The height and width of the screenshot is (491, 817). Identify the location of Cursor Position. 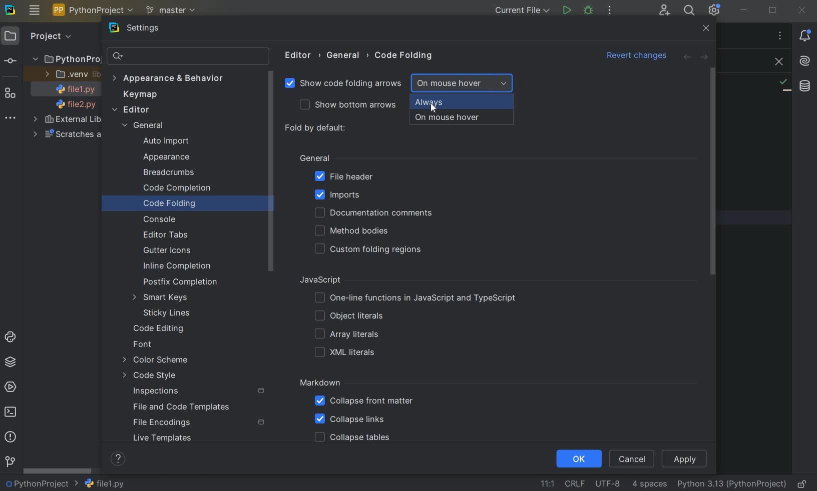
(431, 105).